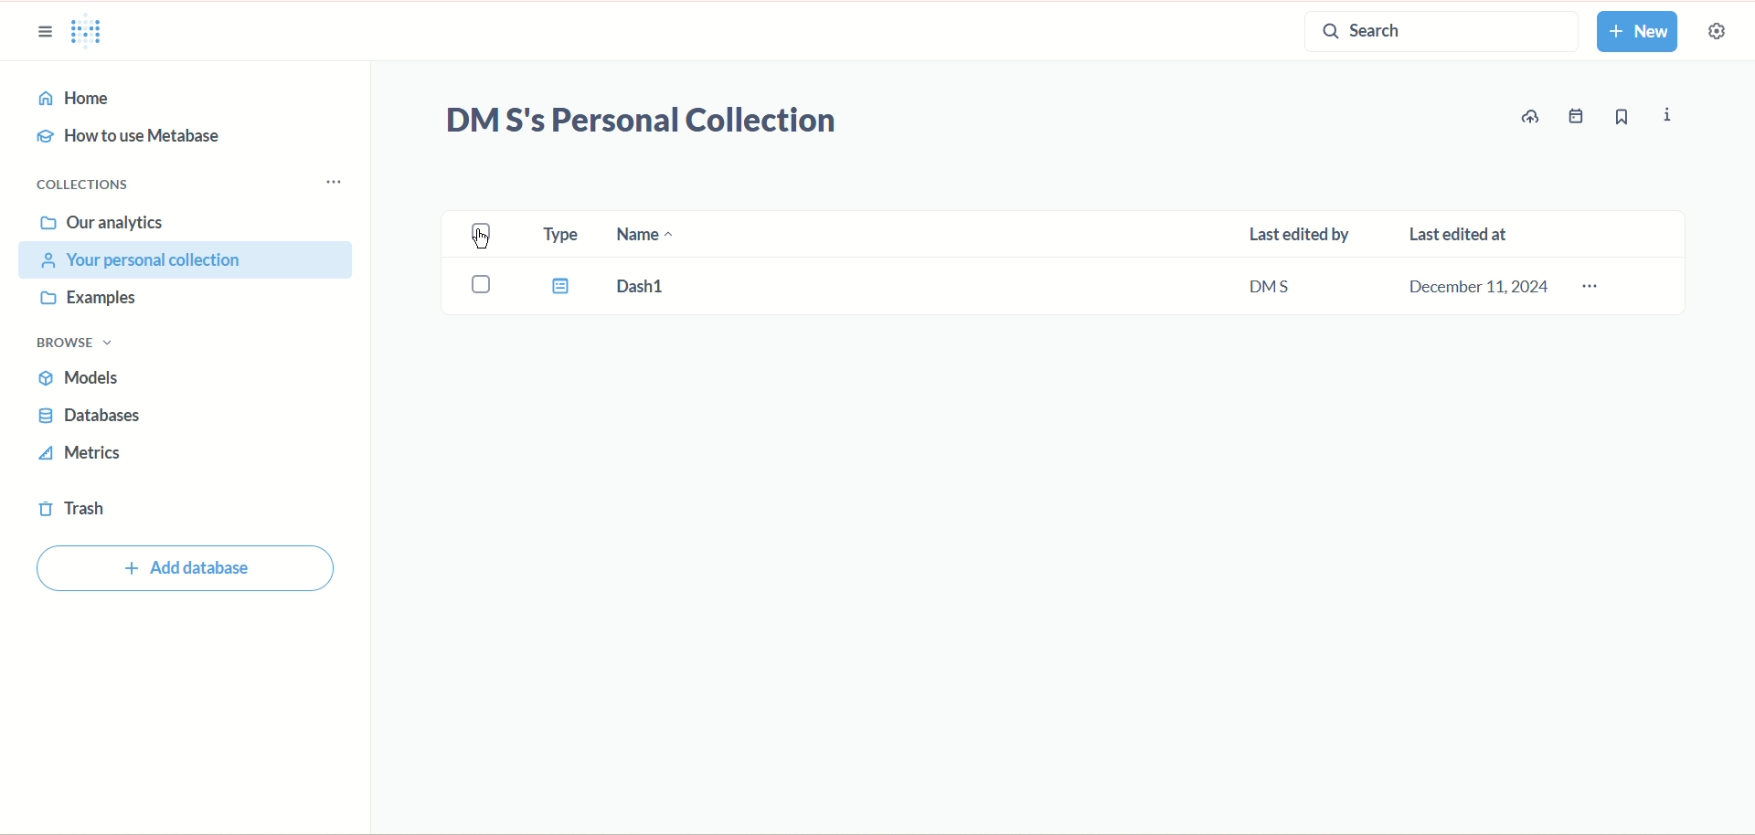 The height and width of the screenshot is (835, 1755). Describe the element at coordinates (641, 120) in the screenshot. I see `DM S's Personal Collection` at that location.